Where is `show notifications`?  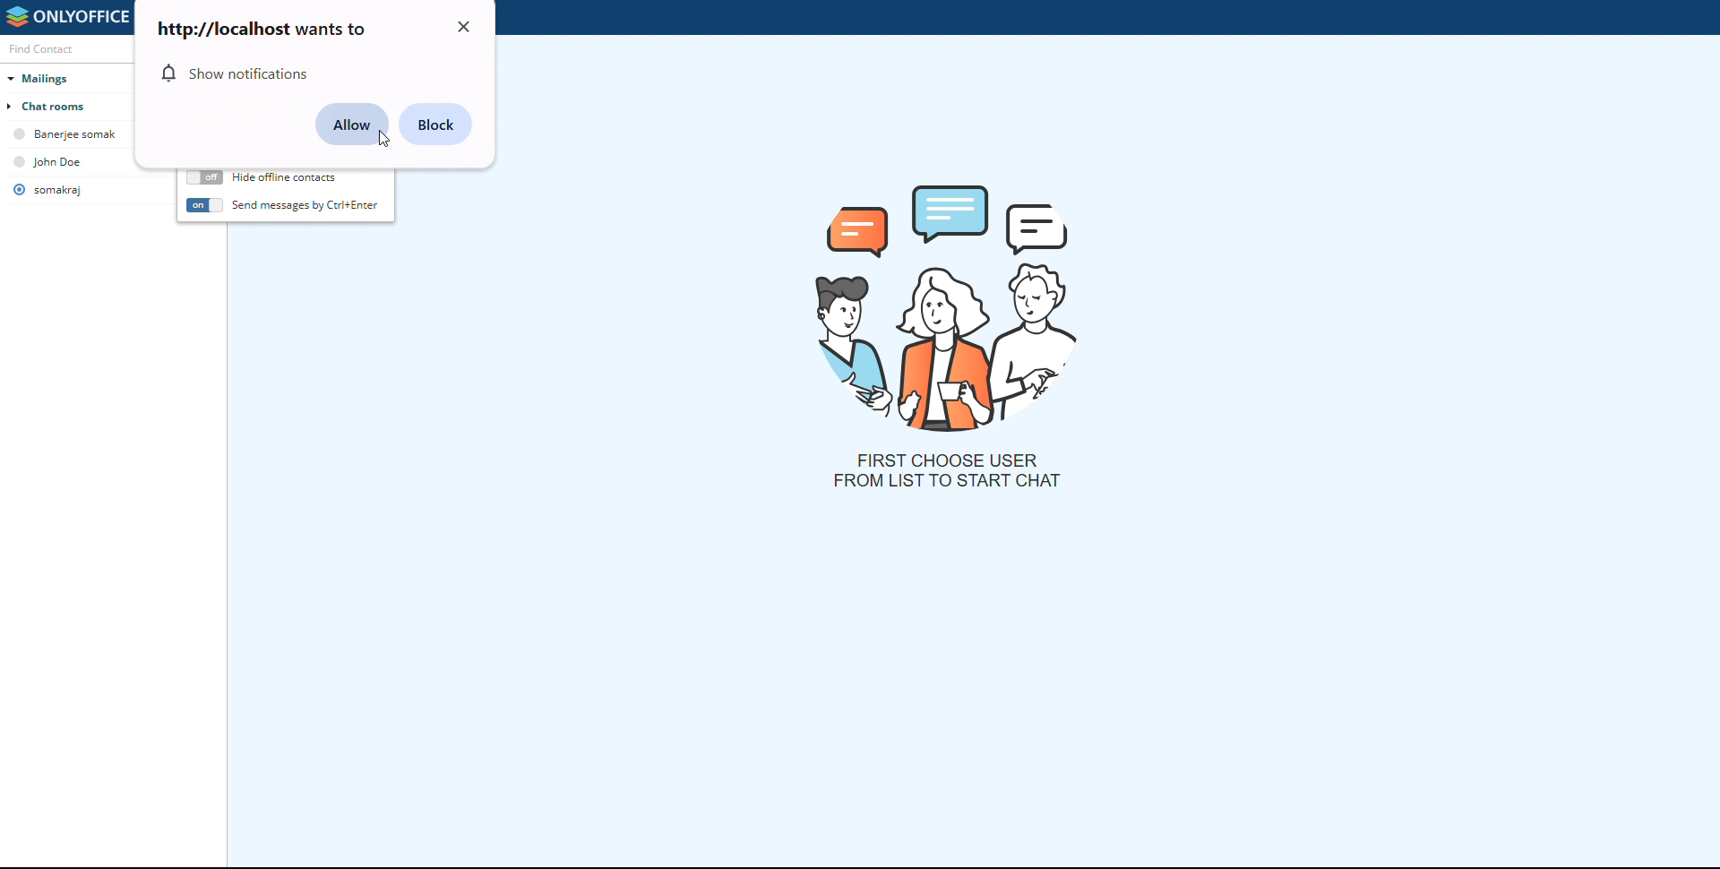
show notifications is located at coordinates (238, 73).